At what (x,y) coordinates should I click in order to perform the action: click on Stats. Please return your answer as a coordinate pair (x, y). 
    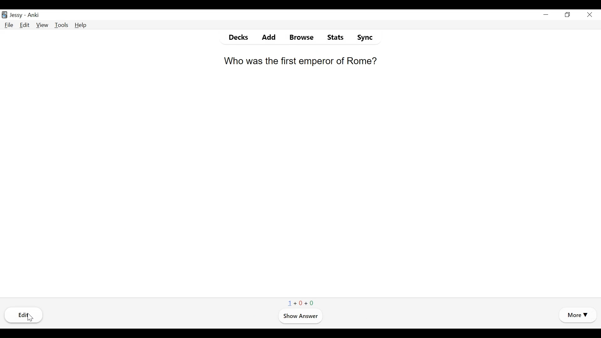
    Looking at the image, I should click on (335, 38).